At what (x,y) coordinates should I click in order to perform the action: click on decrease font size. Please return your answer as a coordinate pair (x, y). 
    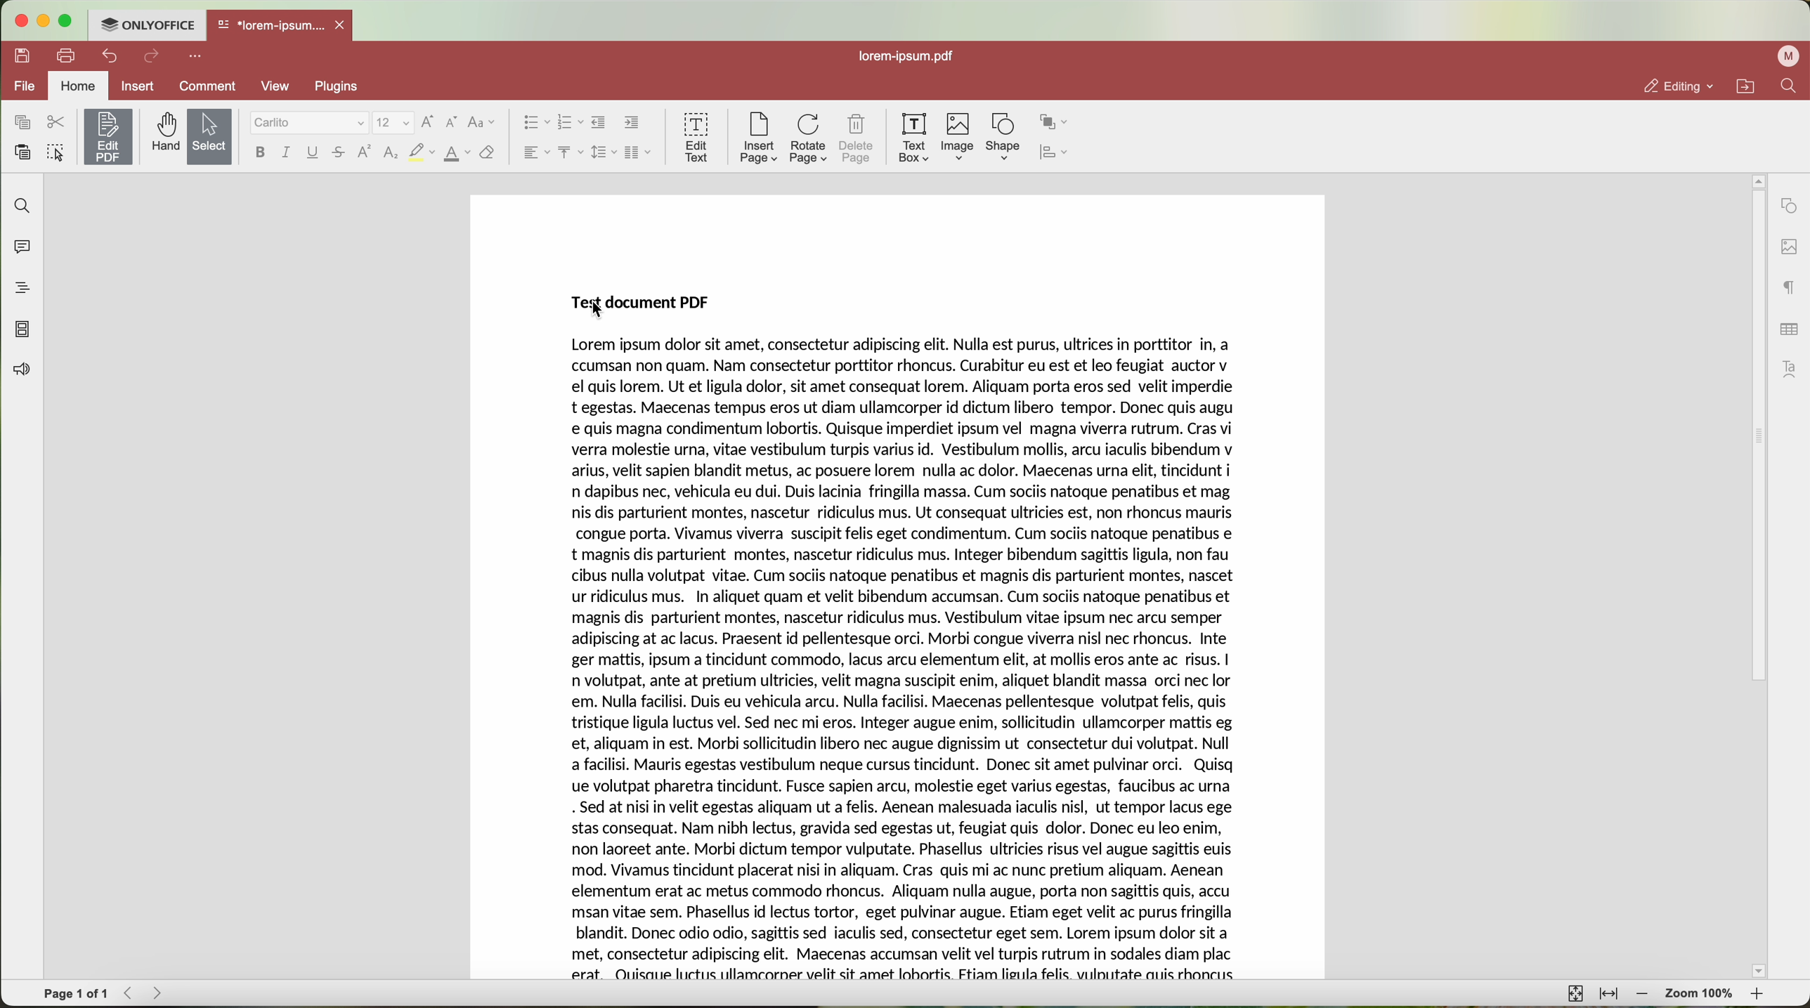
    Looking at the image, I should click on (454, 122).